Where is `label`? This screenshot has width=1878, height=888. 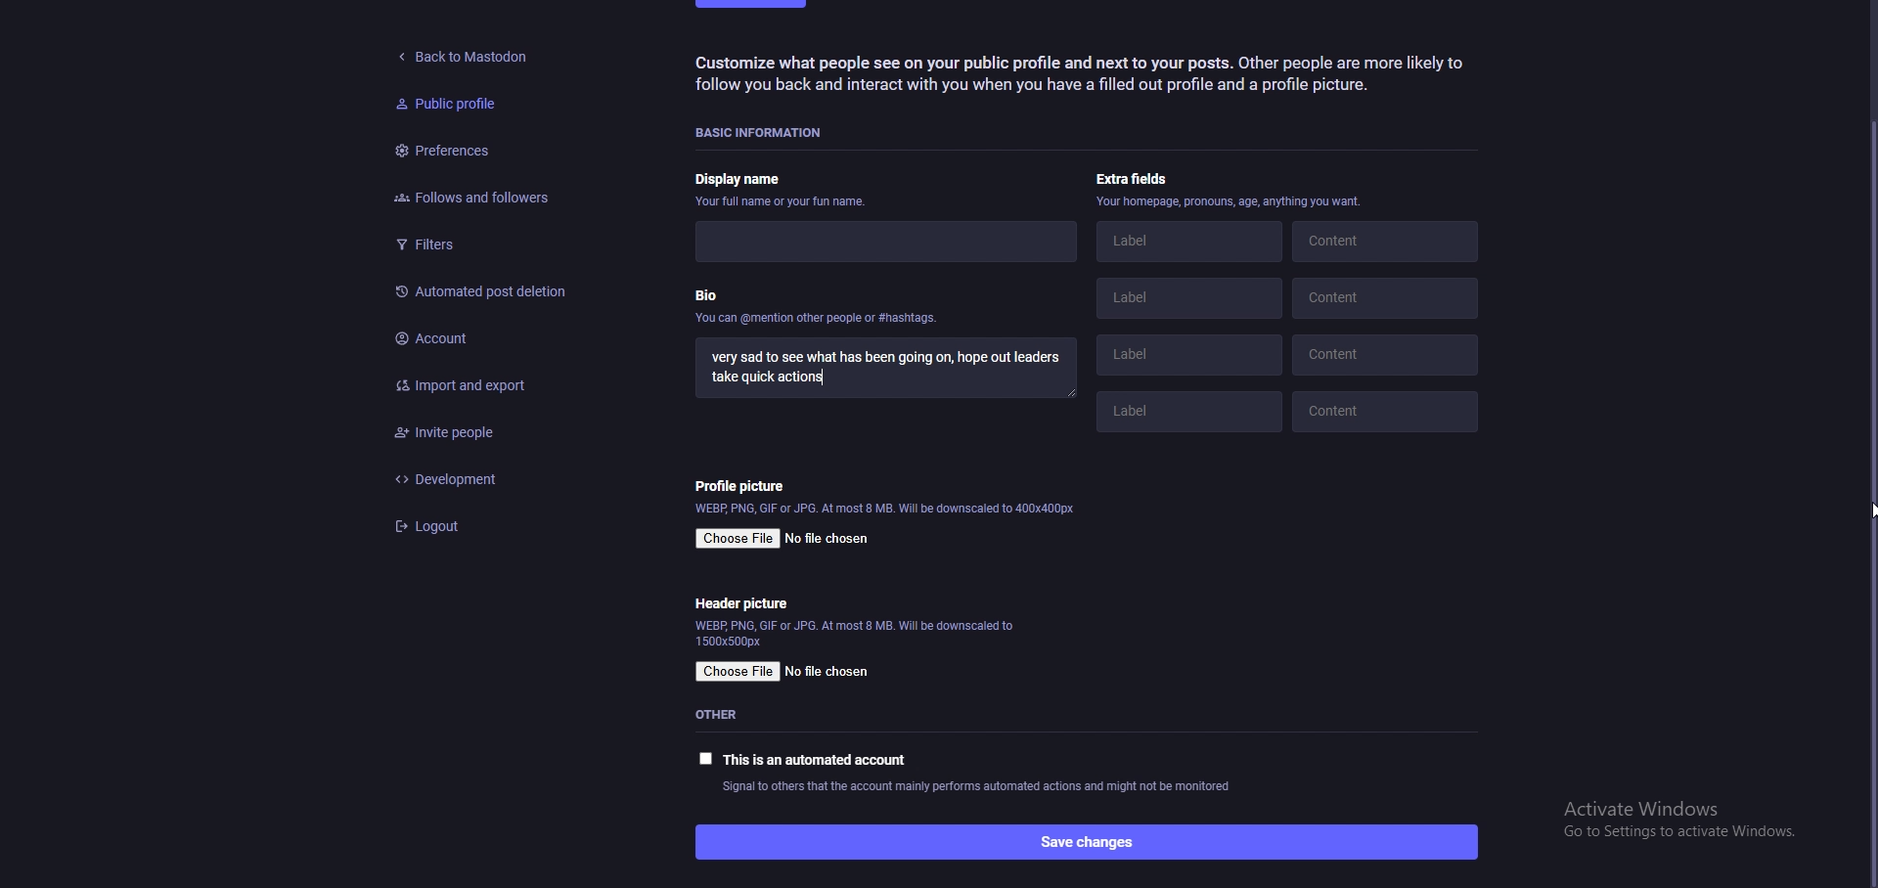 label is located at coordinates (1195, 355).